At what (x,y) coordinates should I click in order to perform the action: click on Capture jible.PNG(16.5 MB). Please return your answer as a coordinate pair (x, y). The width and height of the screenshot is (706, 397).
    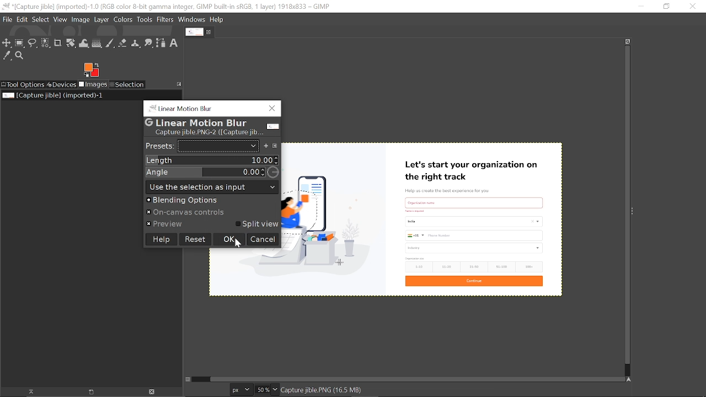
    Looking at the image, I should click on (322, 391).